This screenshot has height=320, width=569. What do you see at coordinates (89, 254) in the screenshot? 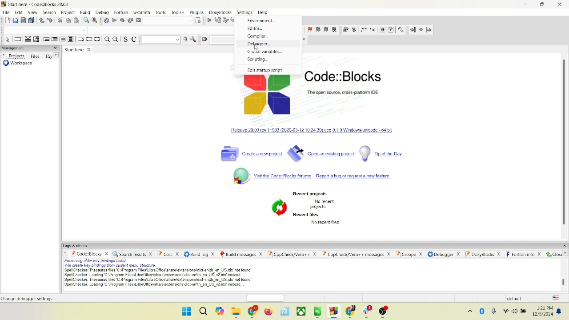
I see `code block` at bounding box center [89, 254].